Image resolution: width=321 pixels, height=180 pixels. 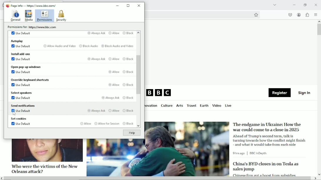 I want to click on Travel, so click(x=191, y=106).